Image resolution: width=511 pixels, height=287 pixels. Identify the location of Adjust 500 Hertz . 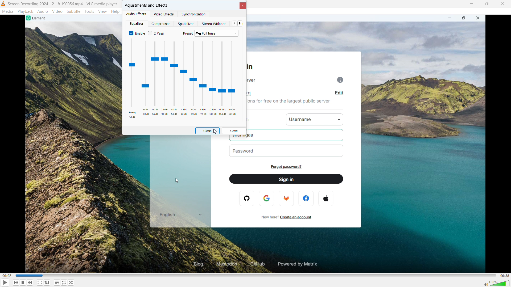
(174, 79).